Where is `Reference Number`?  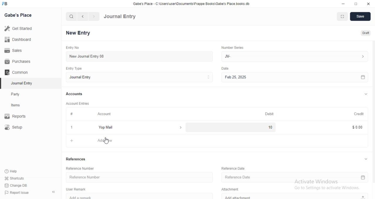 Reference Number is located at coordinates (138, 177).